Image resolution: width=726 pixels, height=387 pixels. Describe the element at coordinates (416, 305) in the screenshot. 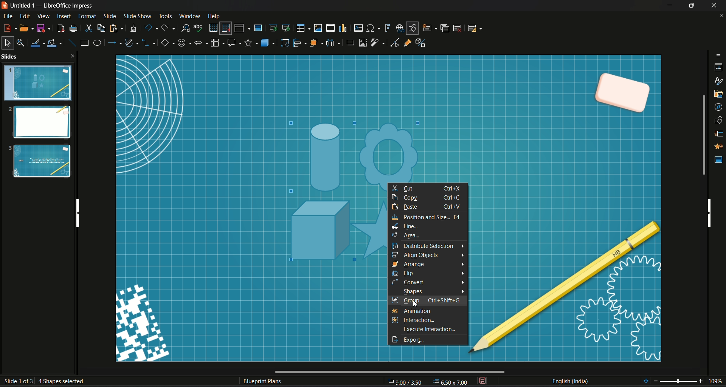

I see `cursor` at that location.